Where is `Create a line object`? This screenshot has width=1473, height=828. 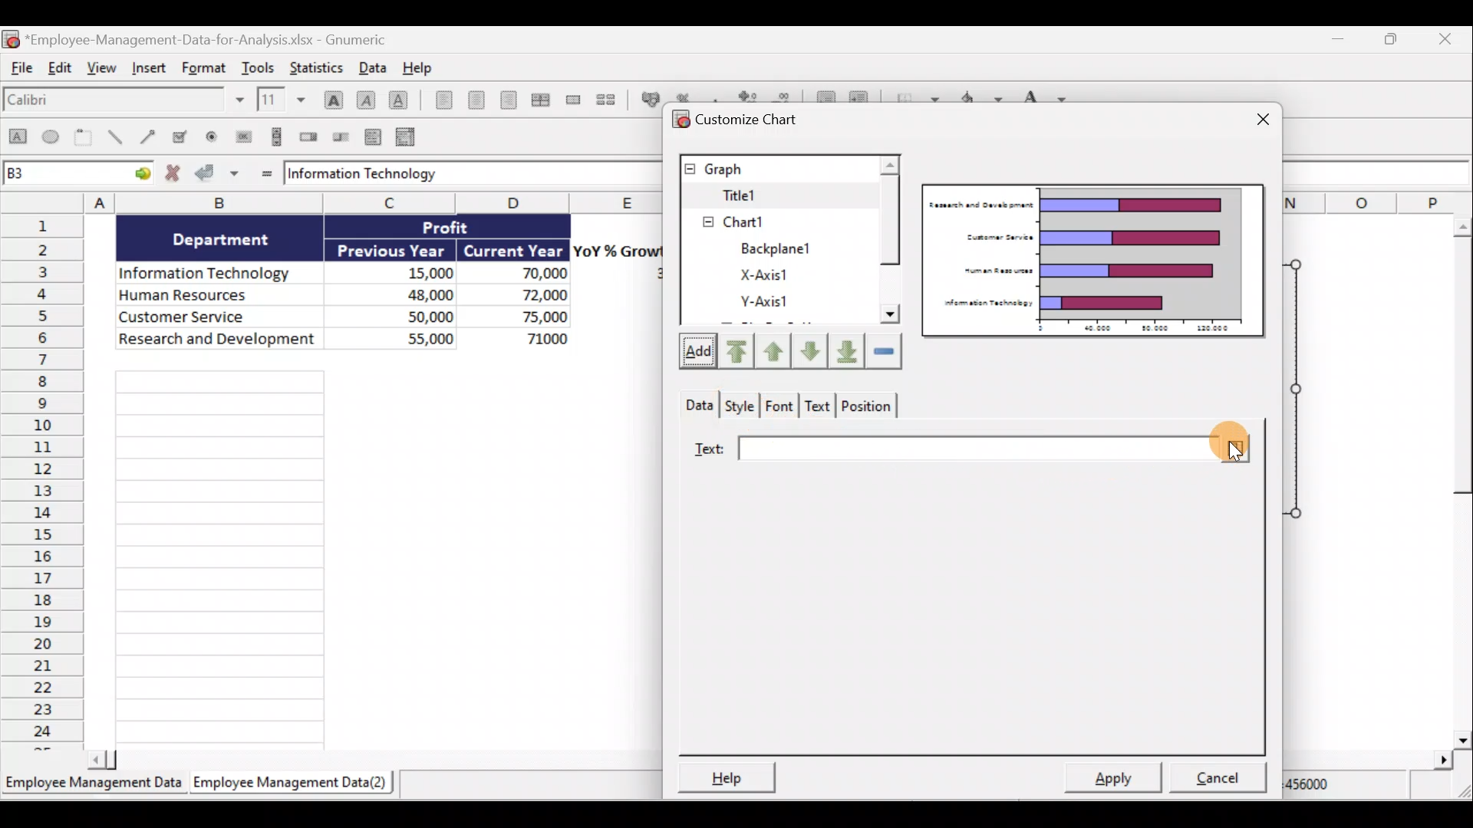 Create a line object is located at coordinates (114, 139).